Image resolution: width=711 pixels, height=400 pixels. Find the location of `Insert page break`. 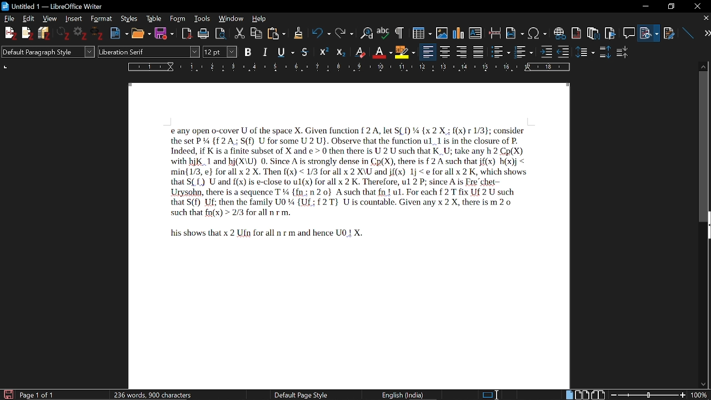

Insert page break is located at coordinates (495, 31).